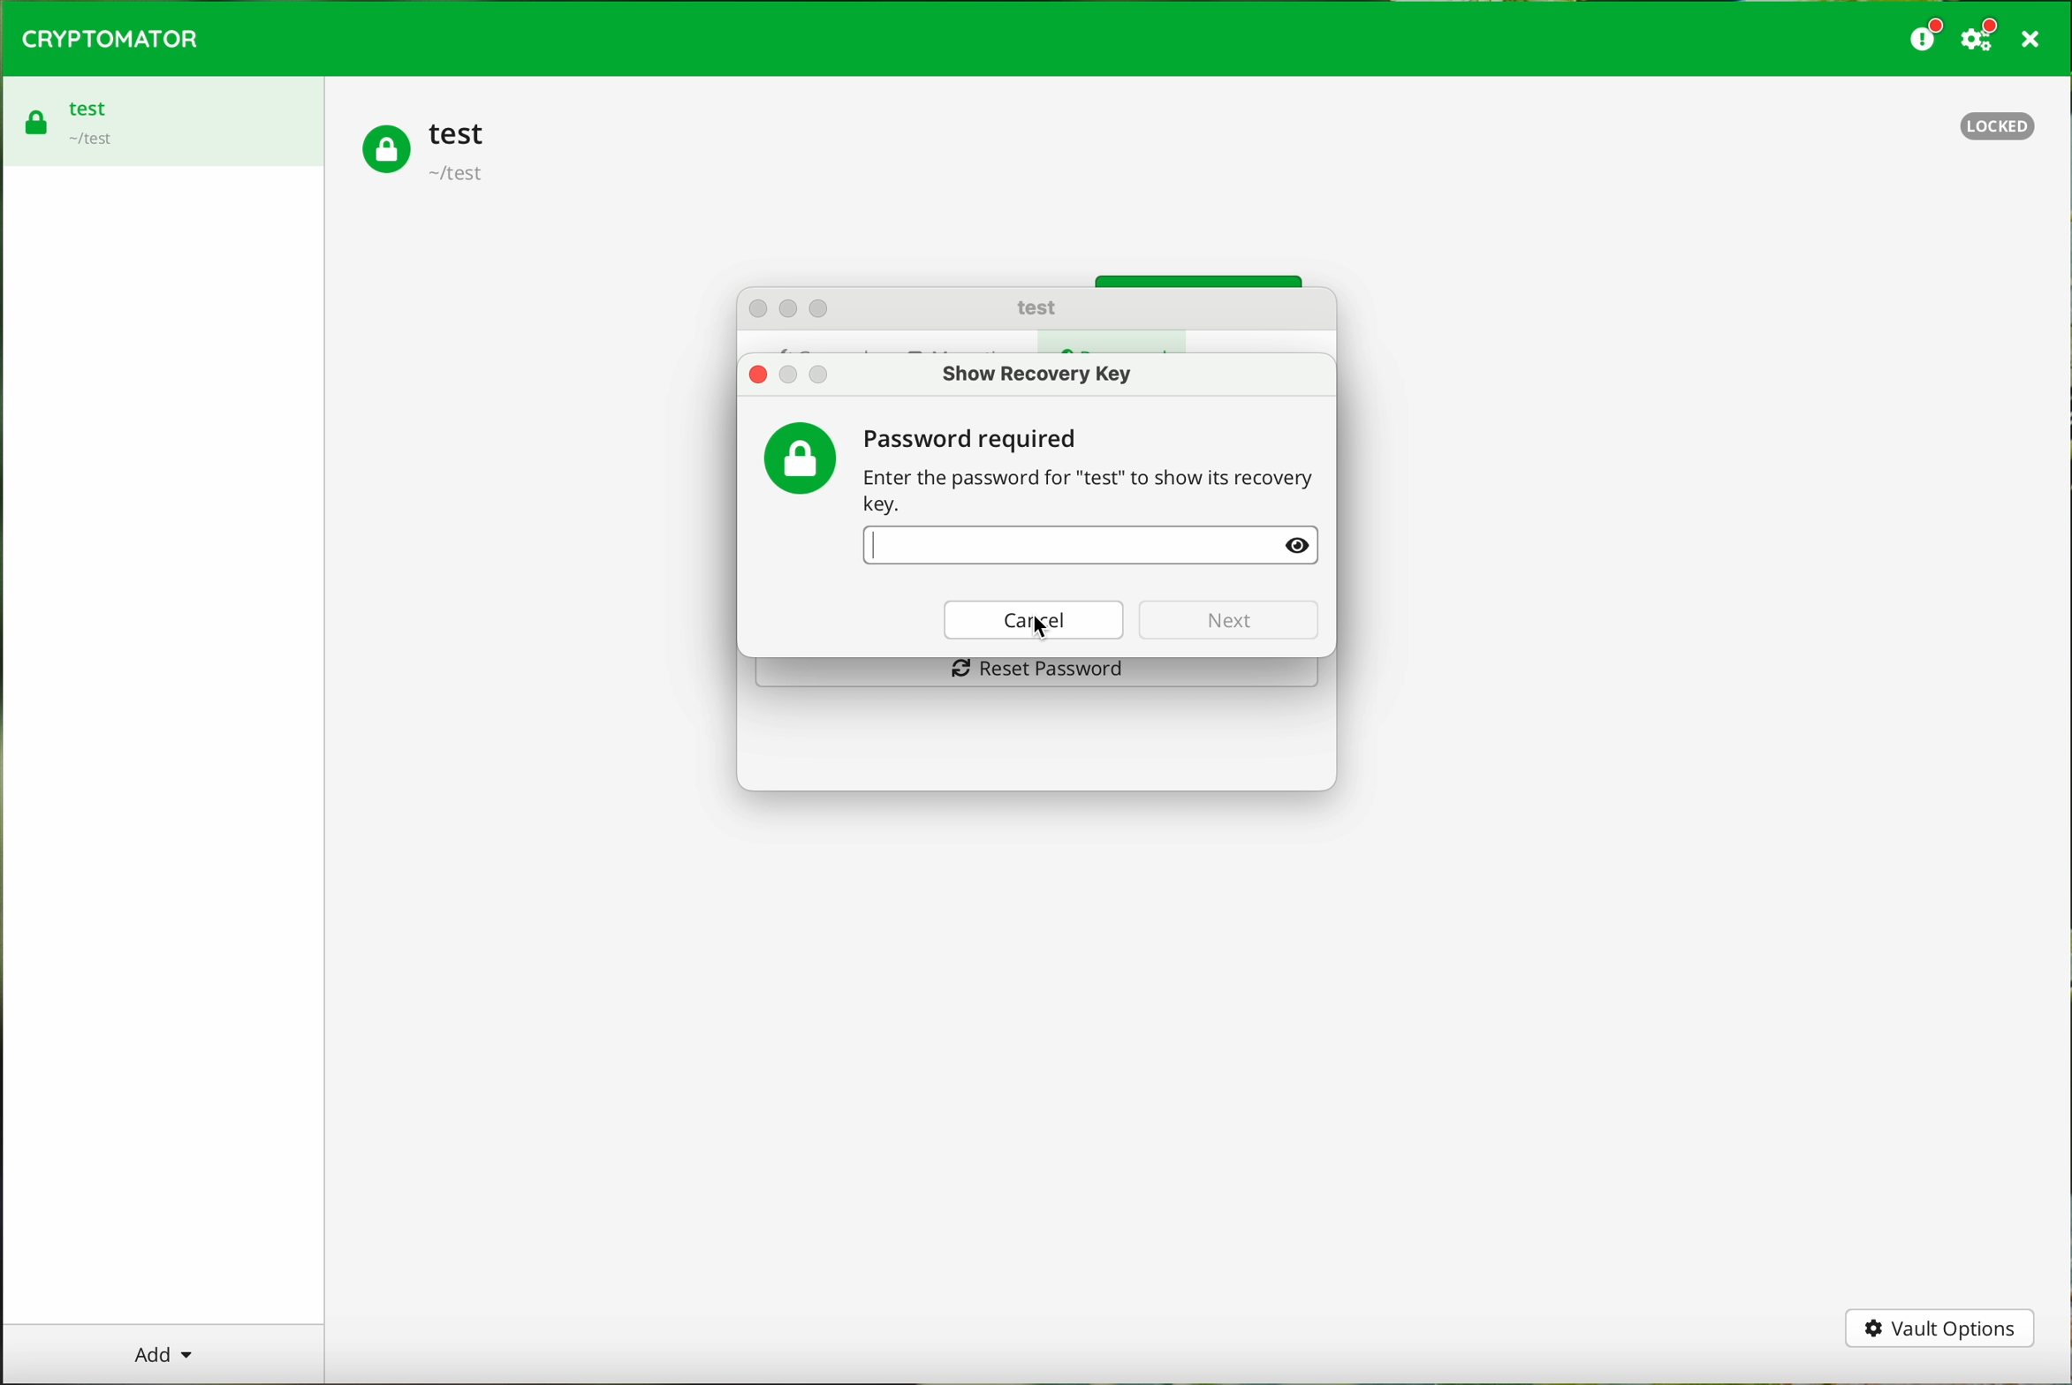 The width and height of the screenshot is (2072, 1385). What do you see at coordinates (1225, 618) in the screenshot?
I see `next` at bounding box center [1225, 618].